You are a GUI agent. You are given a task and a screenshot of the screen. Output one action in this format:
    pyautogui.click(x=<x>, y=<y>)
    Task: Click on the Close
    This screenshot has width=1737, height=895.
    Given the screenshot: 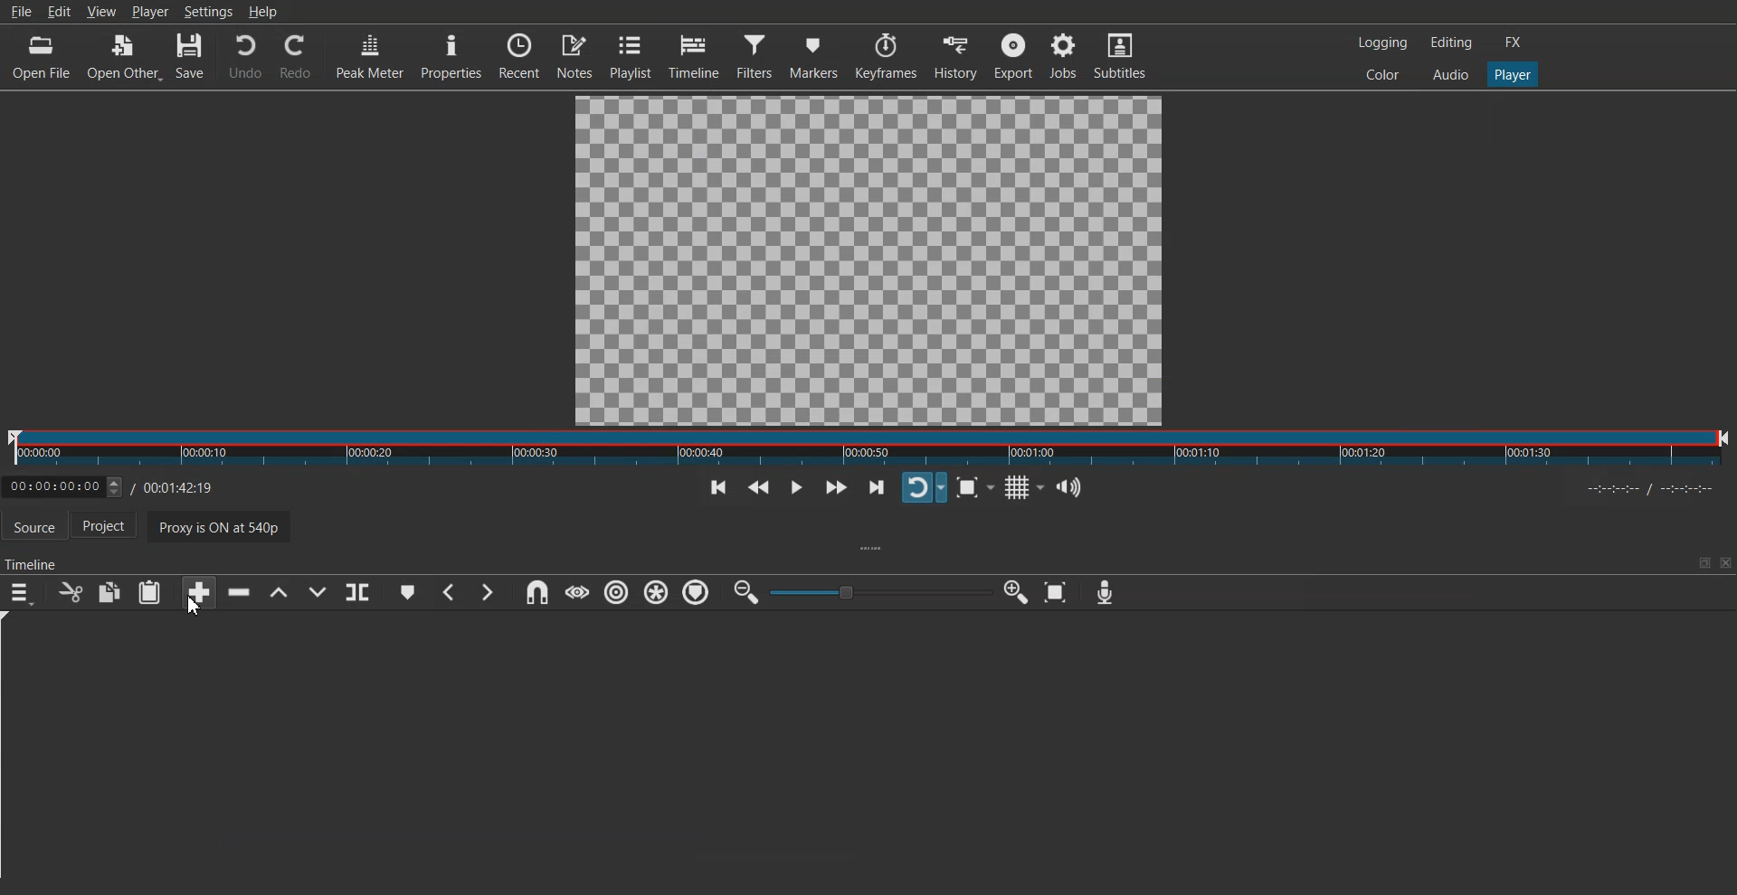 What is the action you would take?
    pyautogui.click(x=1723, y=563)
    